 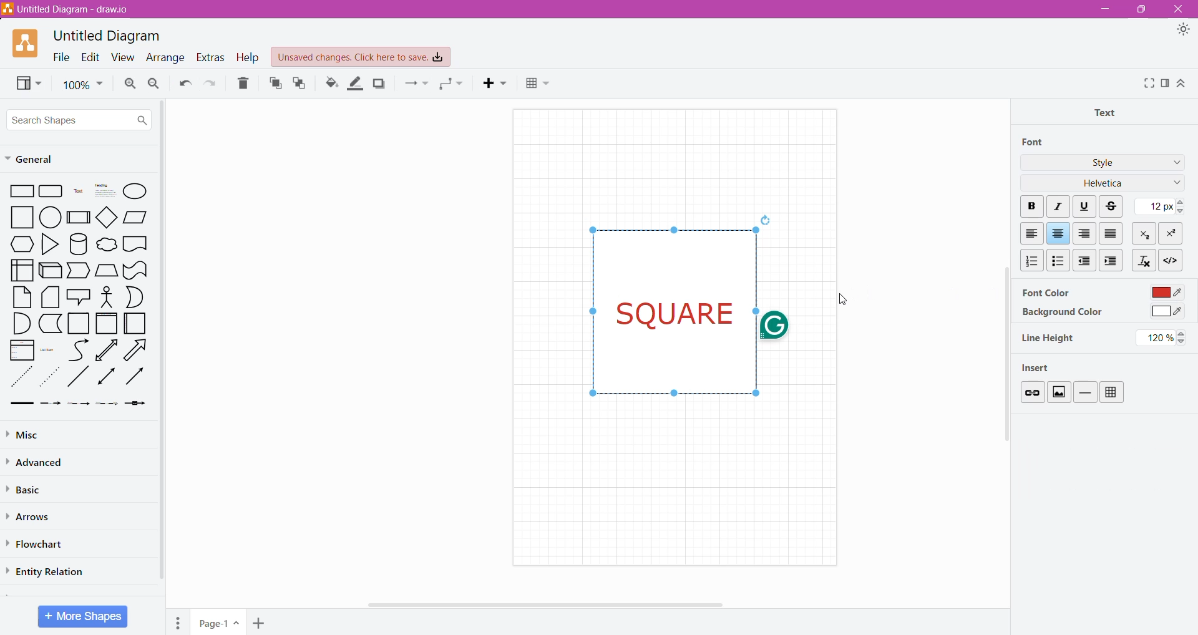 What do you see at coordinates (18, 404) in the screenshot?
I see `Thick Arrow` at bounding box center [18, 404].